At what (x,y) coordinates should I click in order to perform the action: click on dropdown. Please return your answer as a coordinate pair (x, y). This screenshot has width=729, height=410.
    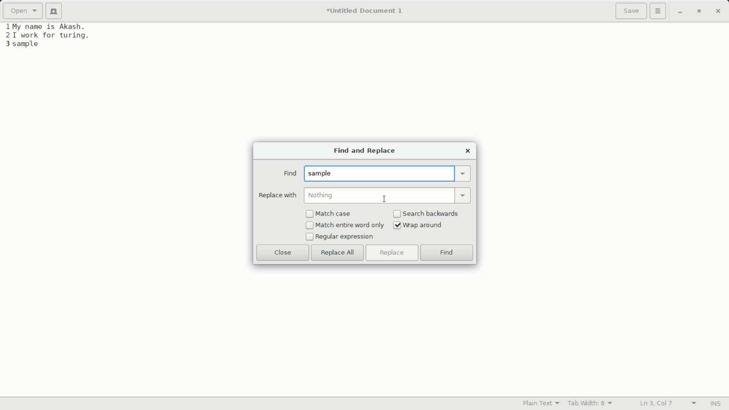
    Looking at the image, I should click on (464, 195).